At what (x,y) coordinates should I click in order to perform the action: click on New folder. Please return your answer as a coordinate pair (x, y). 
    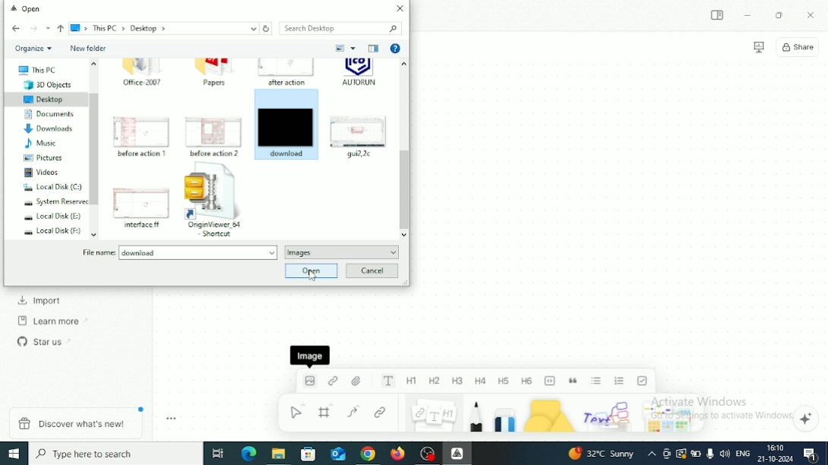
    Looking at the image, I should click on (89, 48).